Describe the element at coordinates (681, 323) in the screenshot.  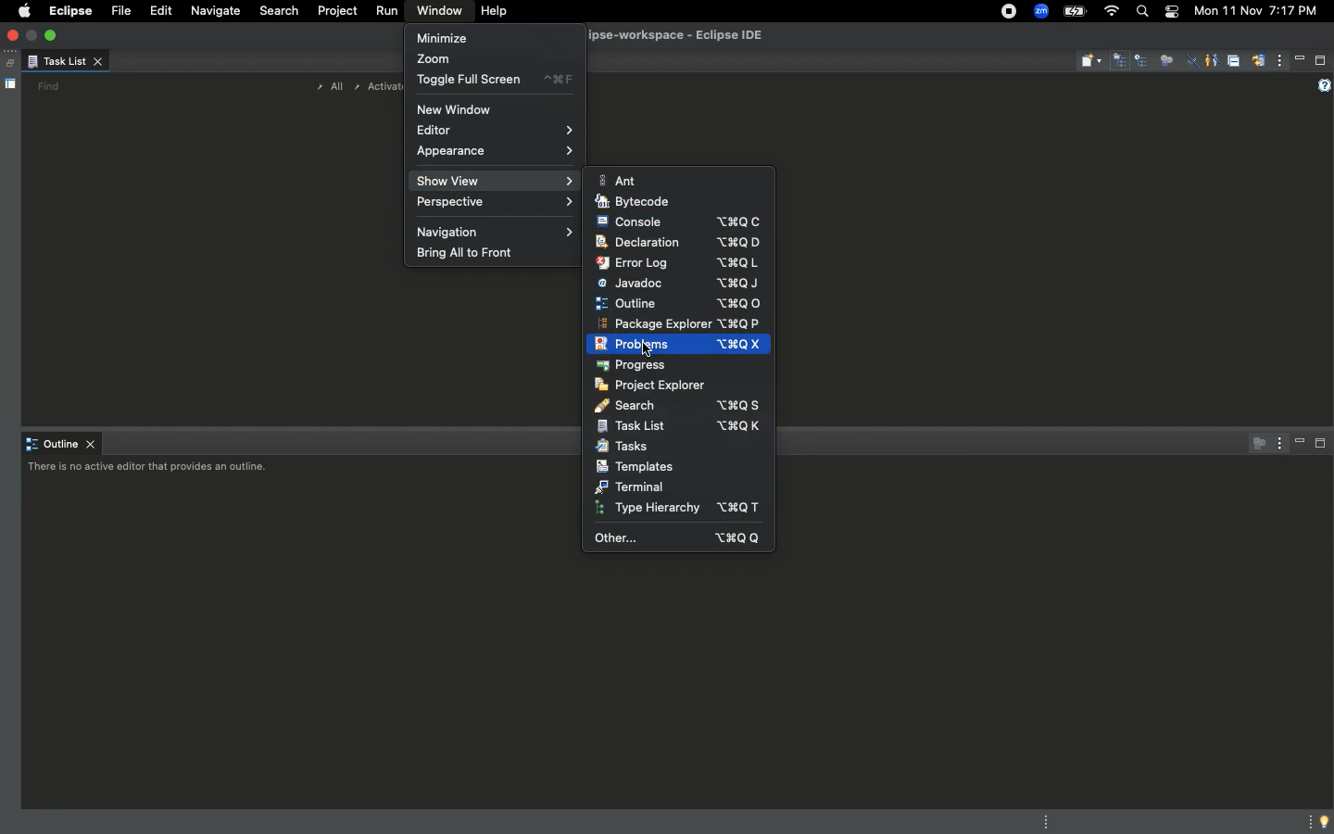
I see `Package explorer` at that location.